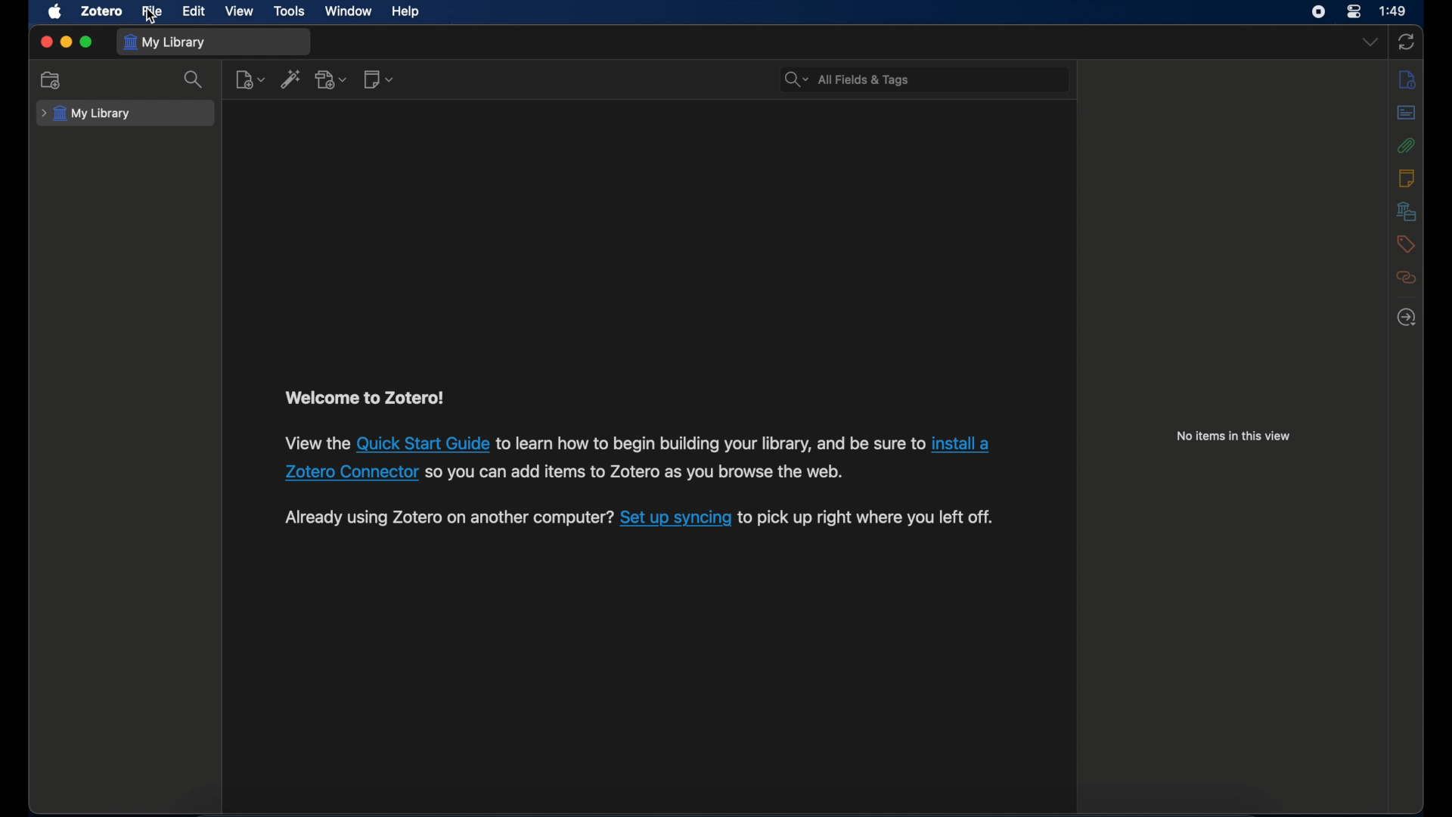  Describe the element at coordinates (1354, 12) in the screenshot. I see `control center` at that location.